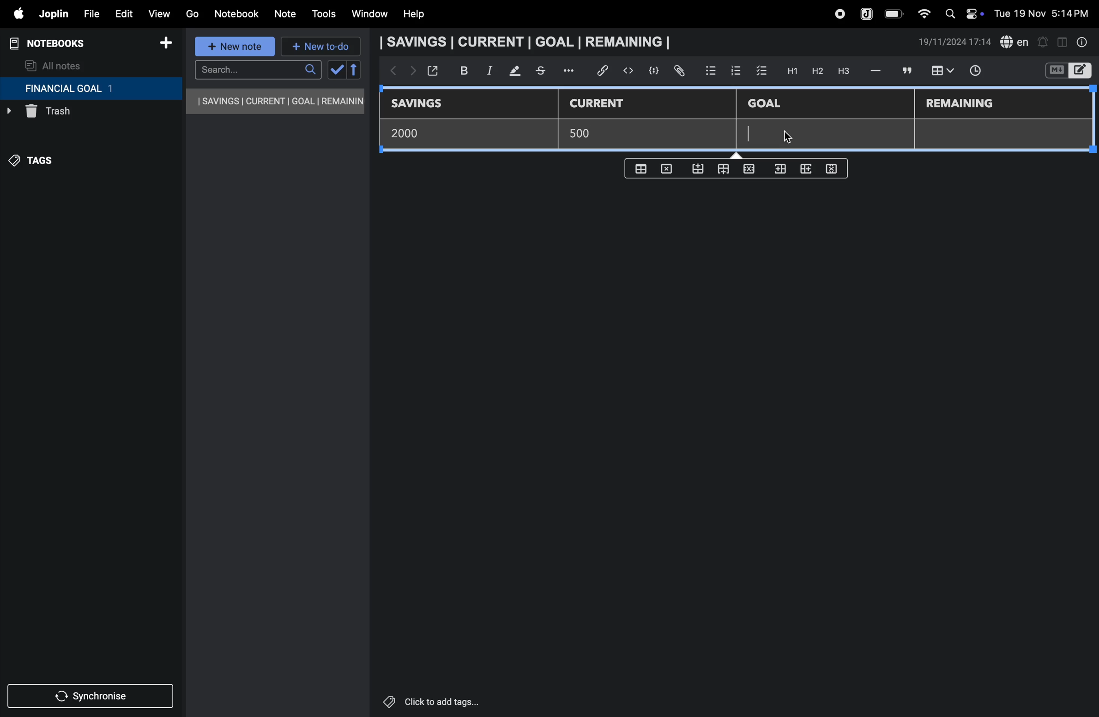  I want to click on itallic, so click(488, 71).